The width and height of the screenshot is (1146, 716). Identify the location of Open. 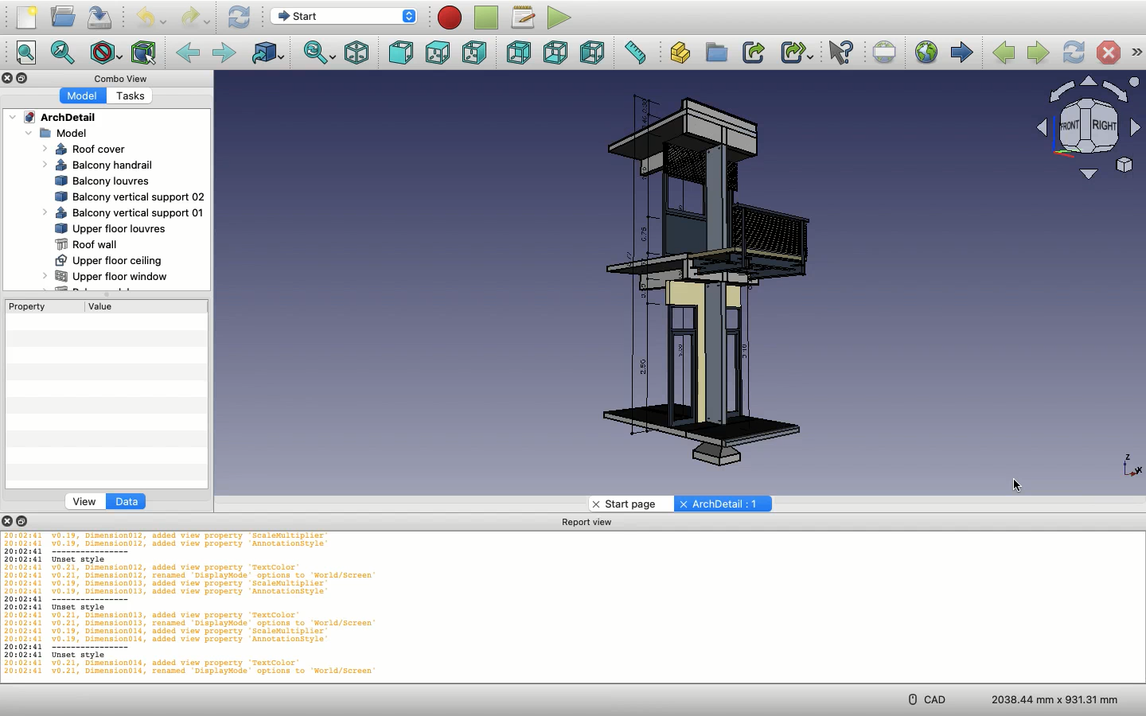
(64, 16).